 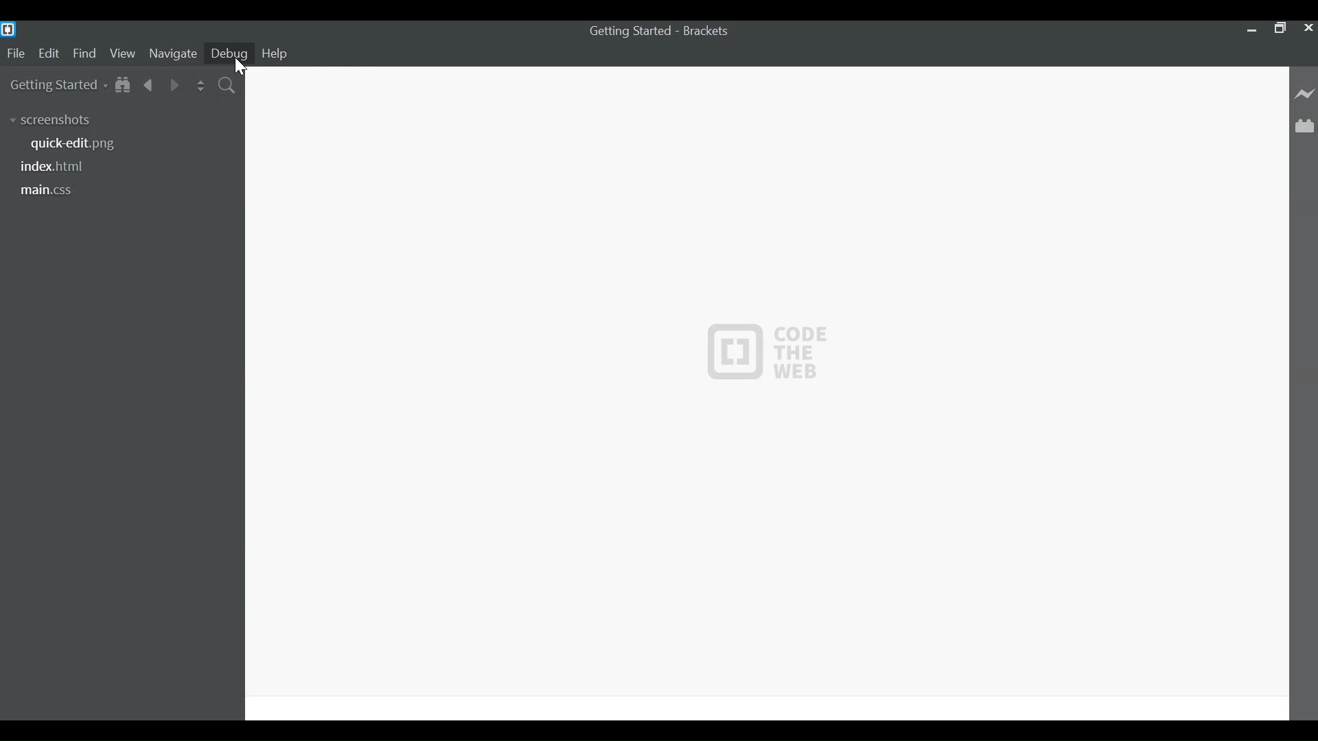 I want to click on Find in Files, so click(x=228, y=86).